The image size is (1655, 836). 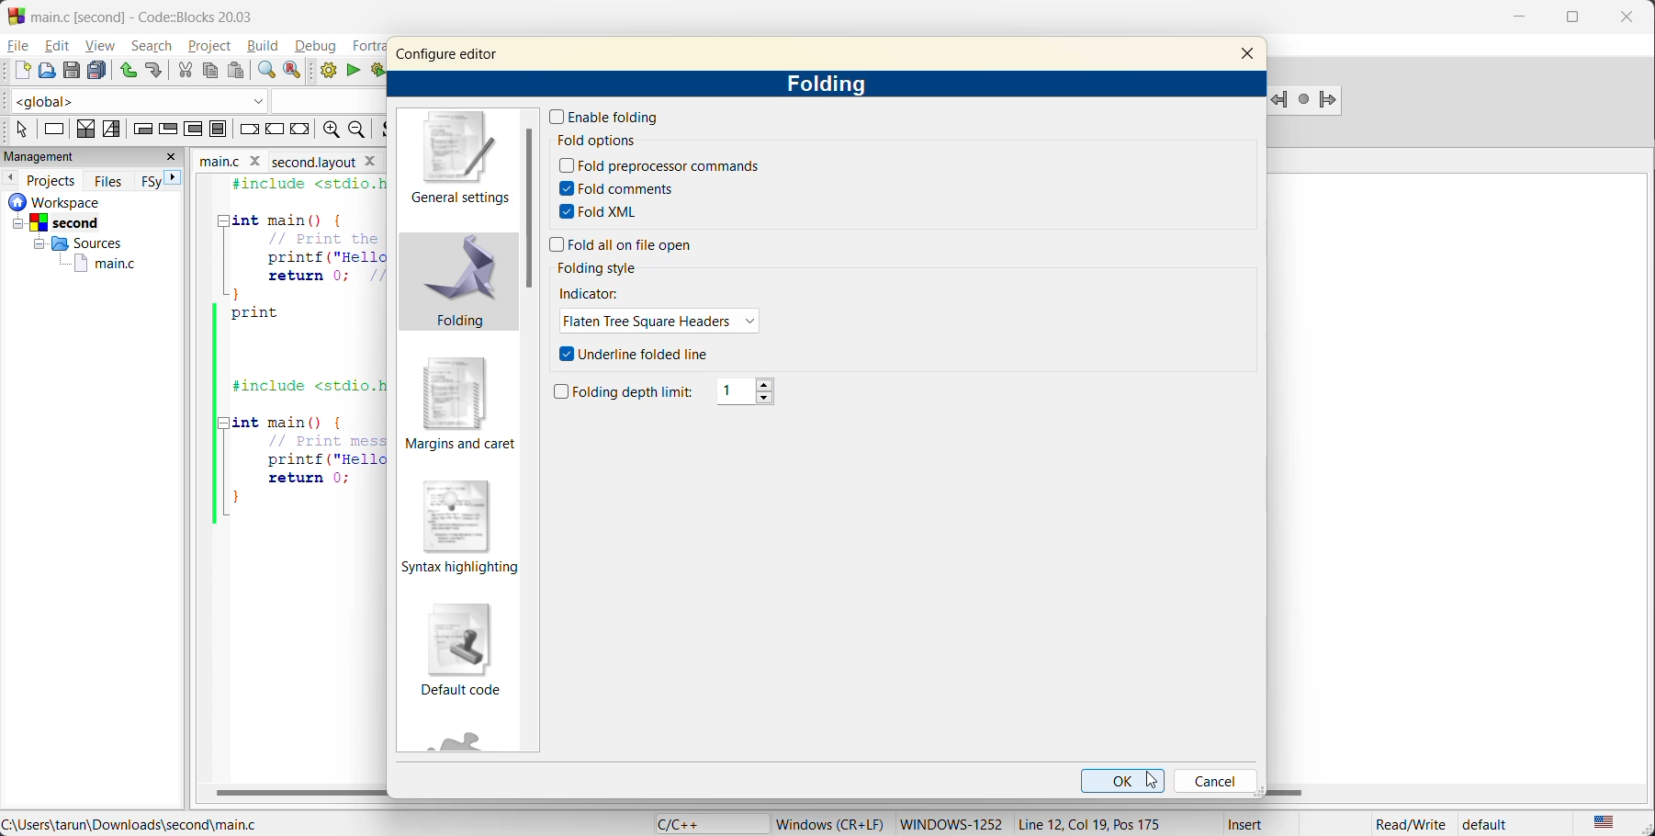 What do you see at coordinates (461, 647) in the screenshot?
I see `default code` at bounding box center [461, 647].